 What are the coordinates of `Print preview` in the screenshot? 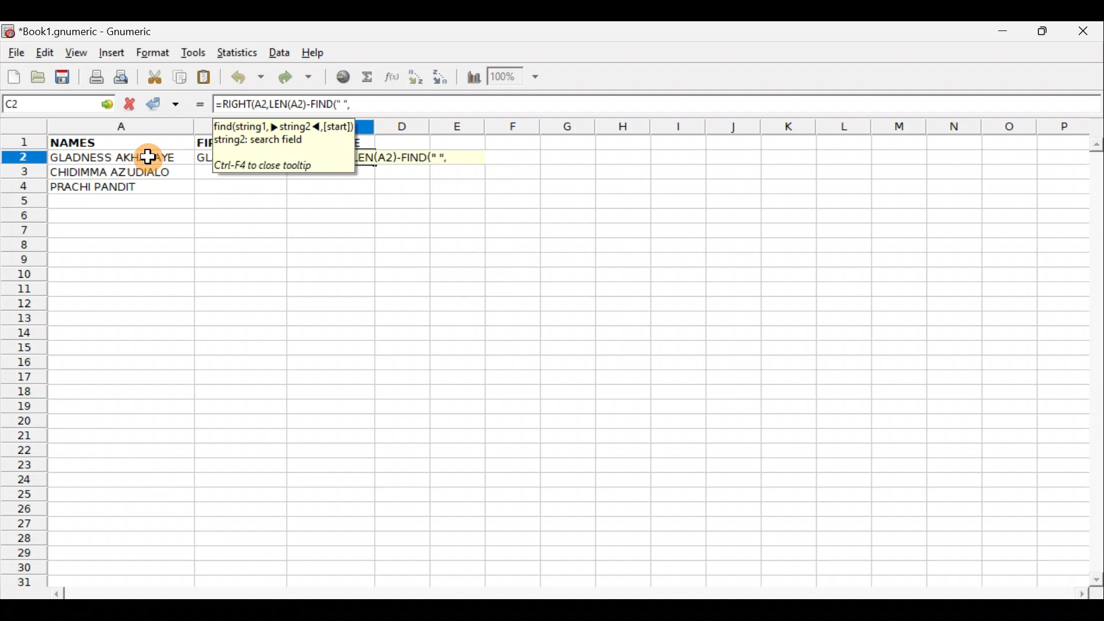 It's located at (121, 79).